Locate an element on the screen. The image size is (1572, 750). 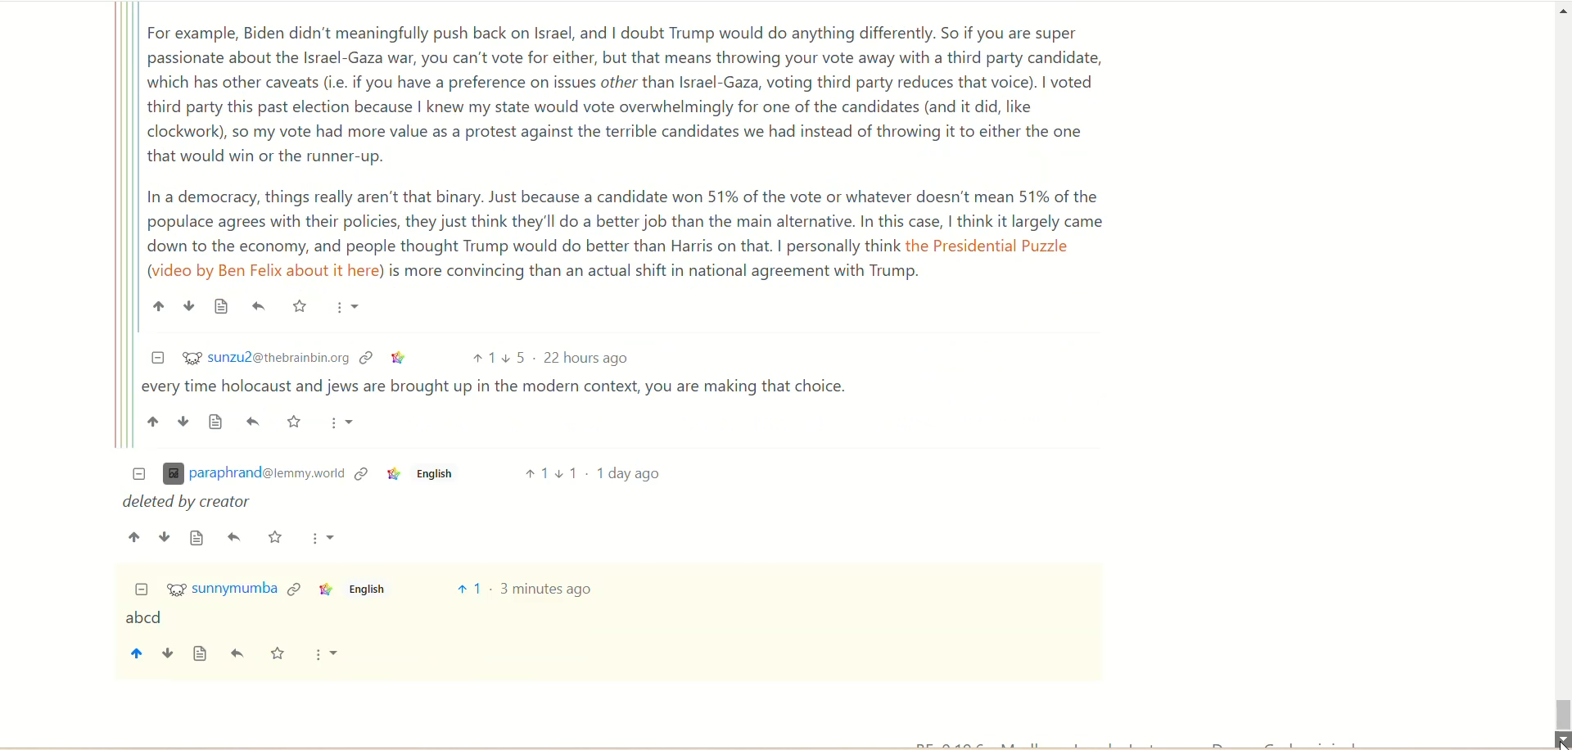
Reply is located at coordinates (260, 305).